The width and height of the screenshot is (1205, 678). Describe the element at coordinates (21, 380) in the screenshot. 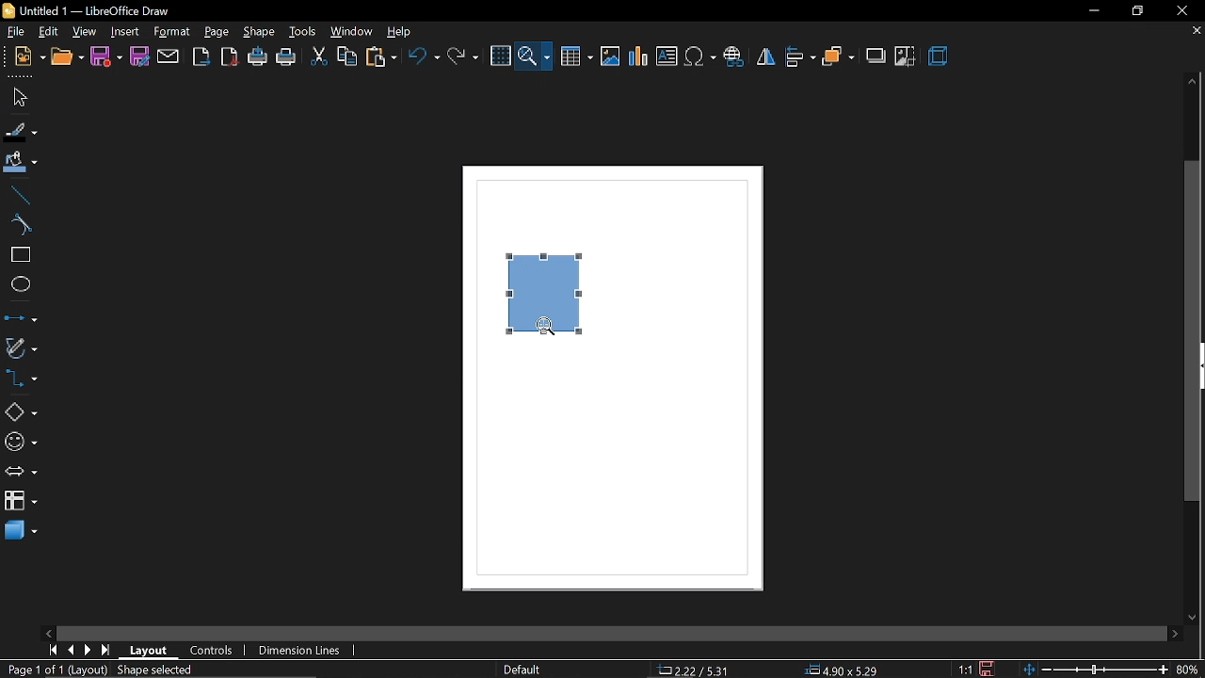

I see `connectors` at that location.